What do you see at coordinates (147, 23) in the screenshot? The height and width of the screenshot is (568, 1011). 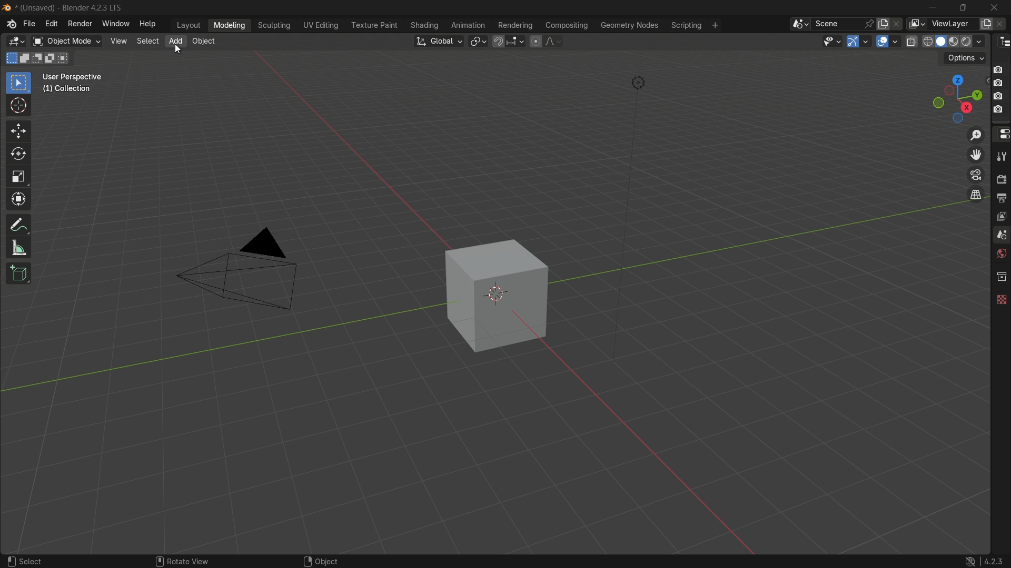 I see `help menu` at bounding box center [147, 23].